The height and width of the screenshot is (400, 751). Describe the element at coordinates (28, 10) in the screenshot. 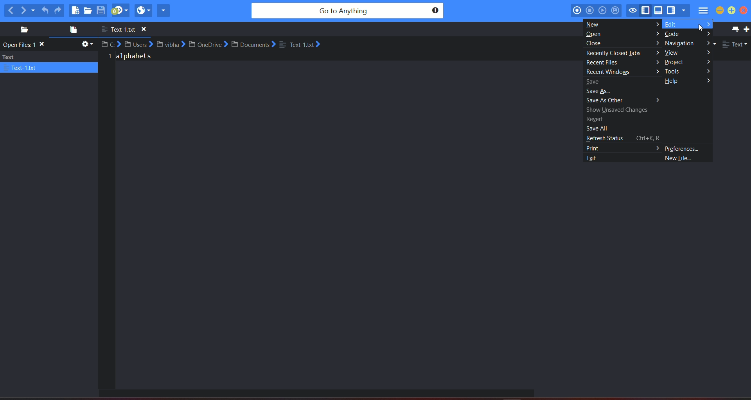

I see `next` at that location.